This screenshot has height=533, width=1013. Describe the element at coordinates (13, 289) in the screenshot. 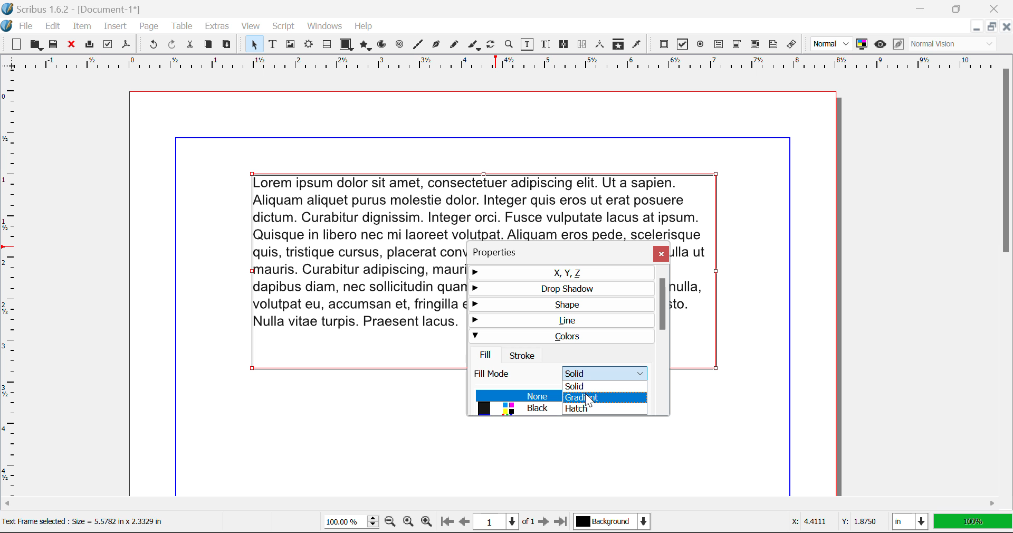

I see `Horizontal Page Margins` at that location.